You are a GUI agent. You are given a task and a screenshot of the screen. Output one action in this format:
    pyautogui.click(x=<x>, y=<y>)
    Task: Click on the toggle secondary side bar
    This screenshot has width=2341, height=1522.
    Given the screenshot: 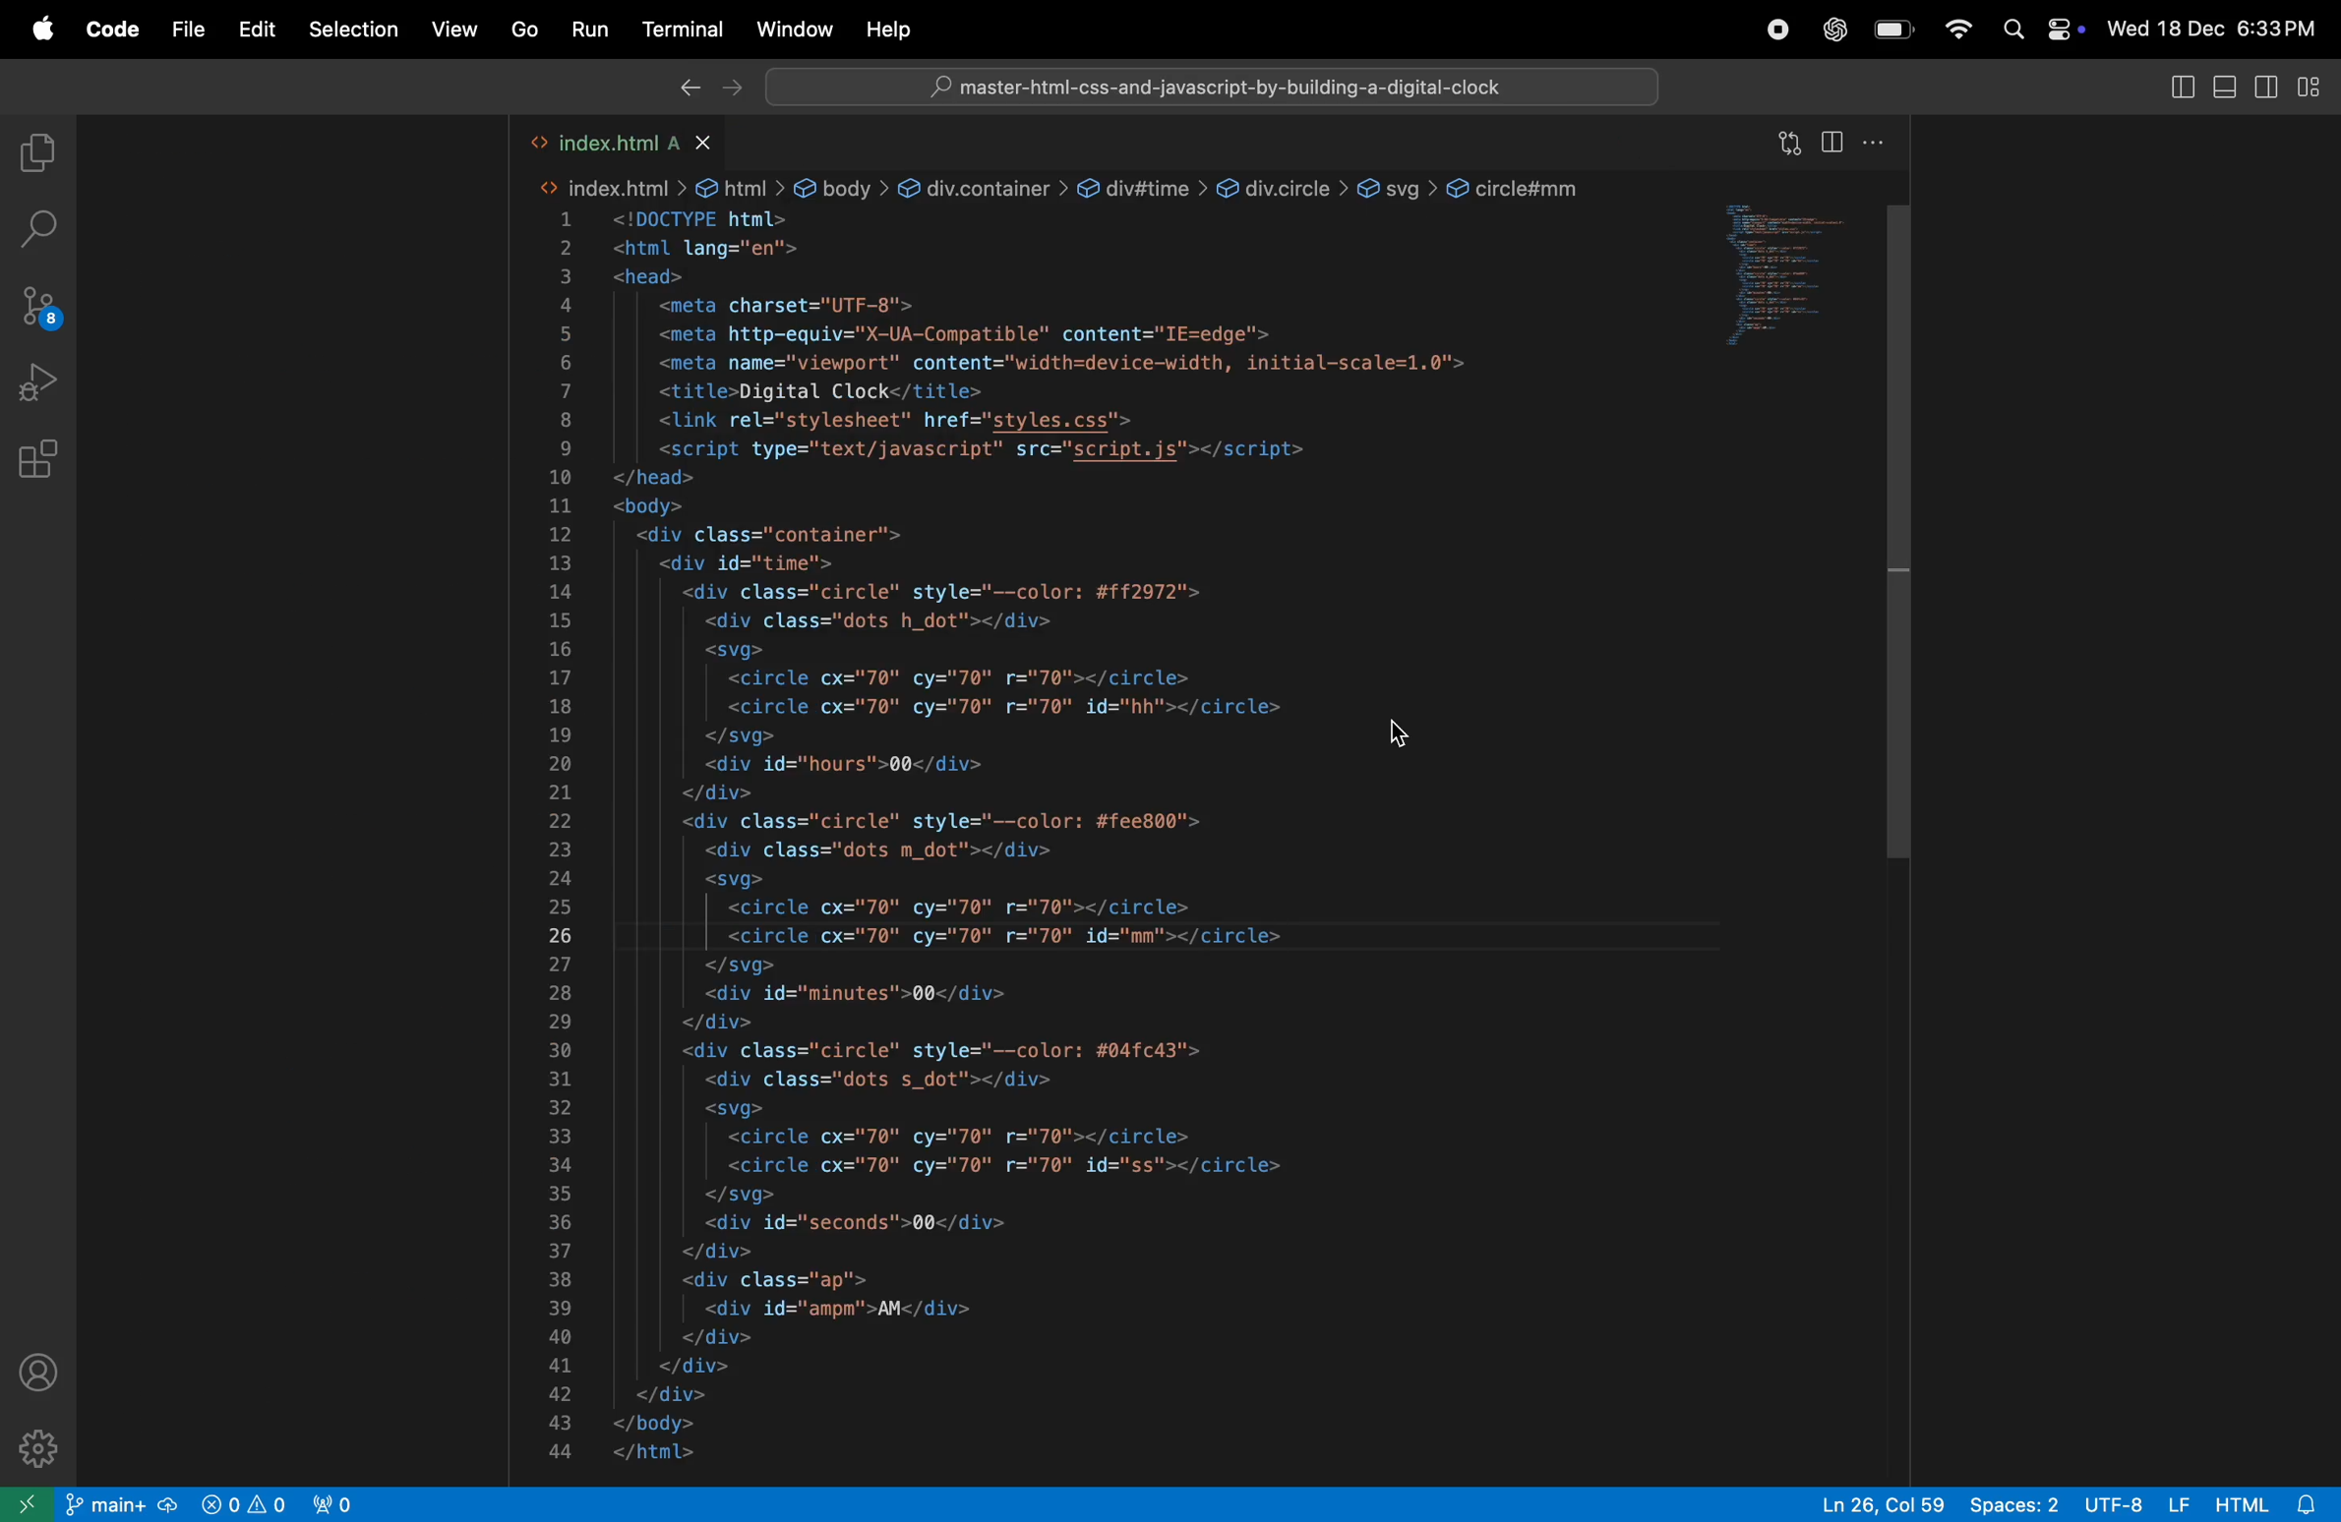 What is the action you would take?
    pyautogui.click(x=2267, y=89)
    